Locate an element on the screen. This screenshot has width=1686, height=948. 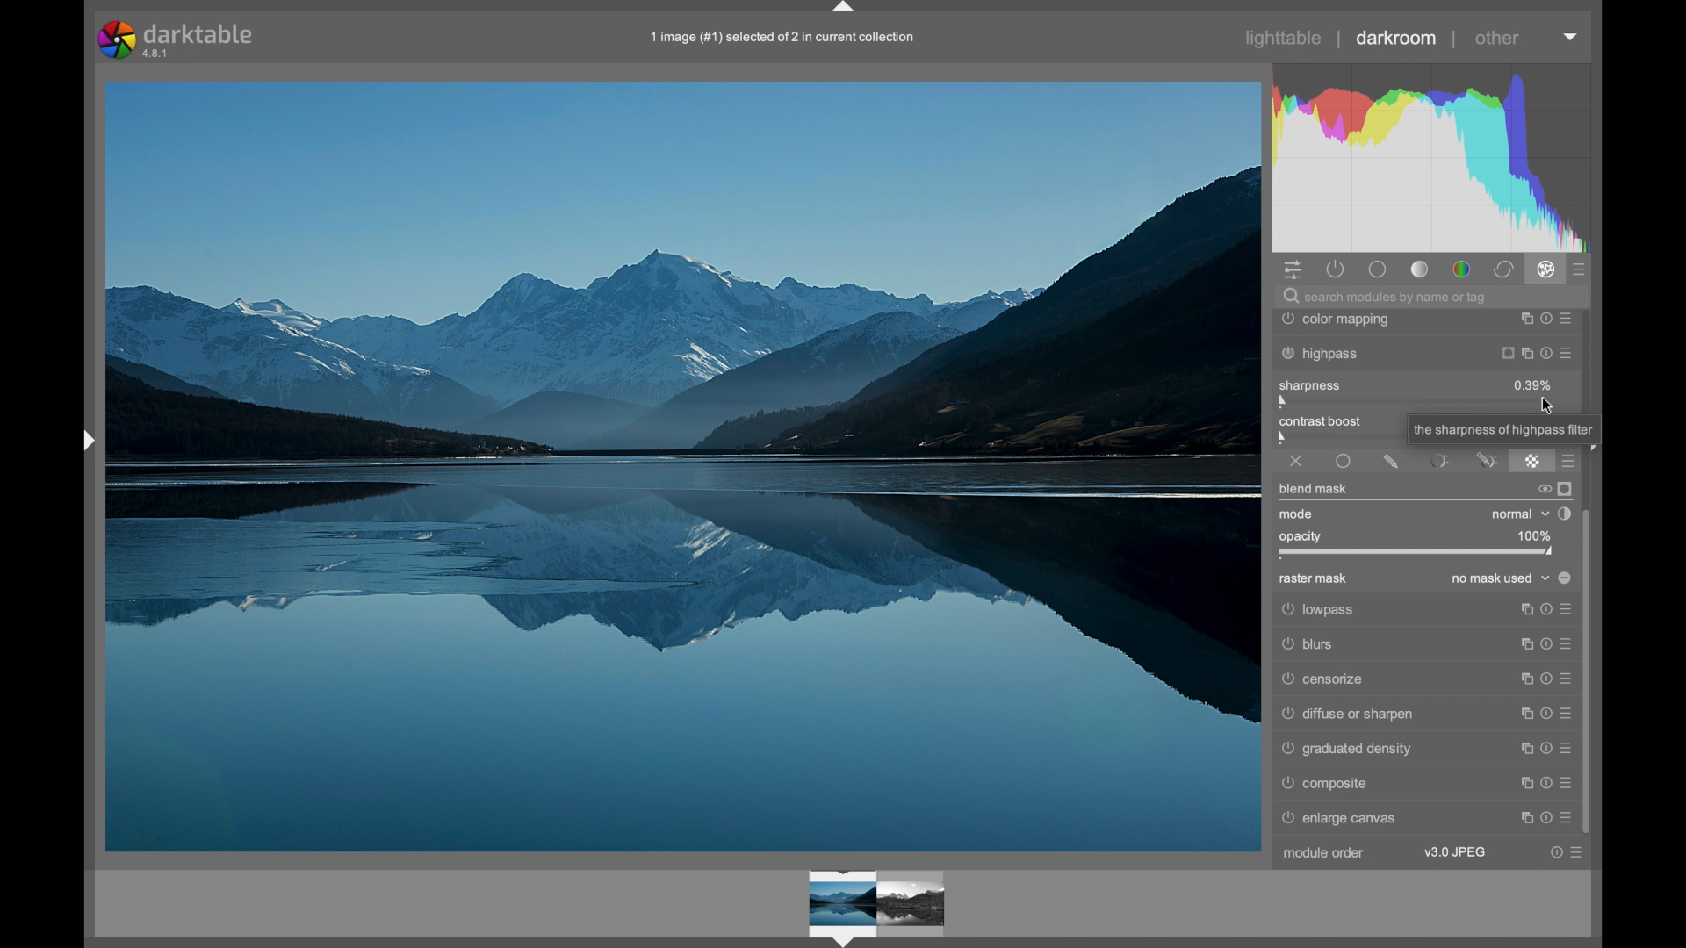
slider is located at coordinates (1417, 552).